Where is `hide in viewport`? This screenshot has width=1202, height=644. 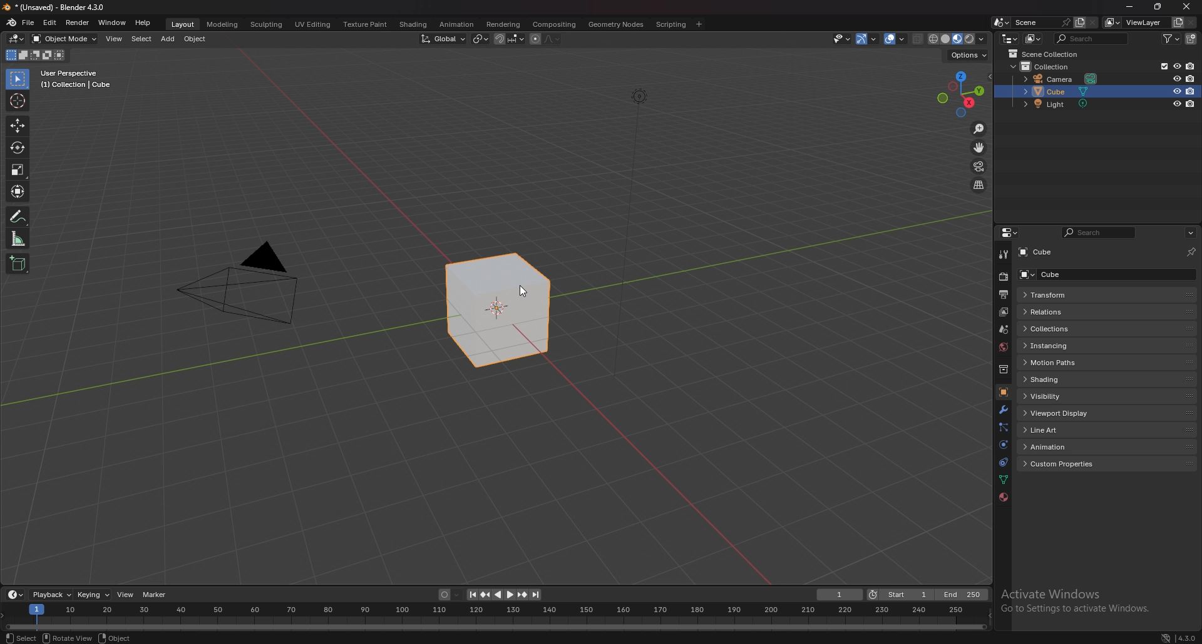 hide in viewport is located at coordinates (1175, 79).